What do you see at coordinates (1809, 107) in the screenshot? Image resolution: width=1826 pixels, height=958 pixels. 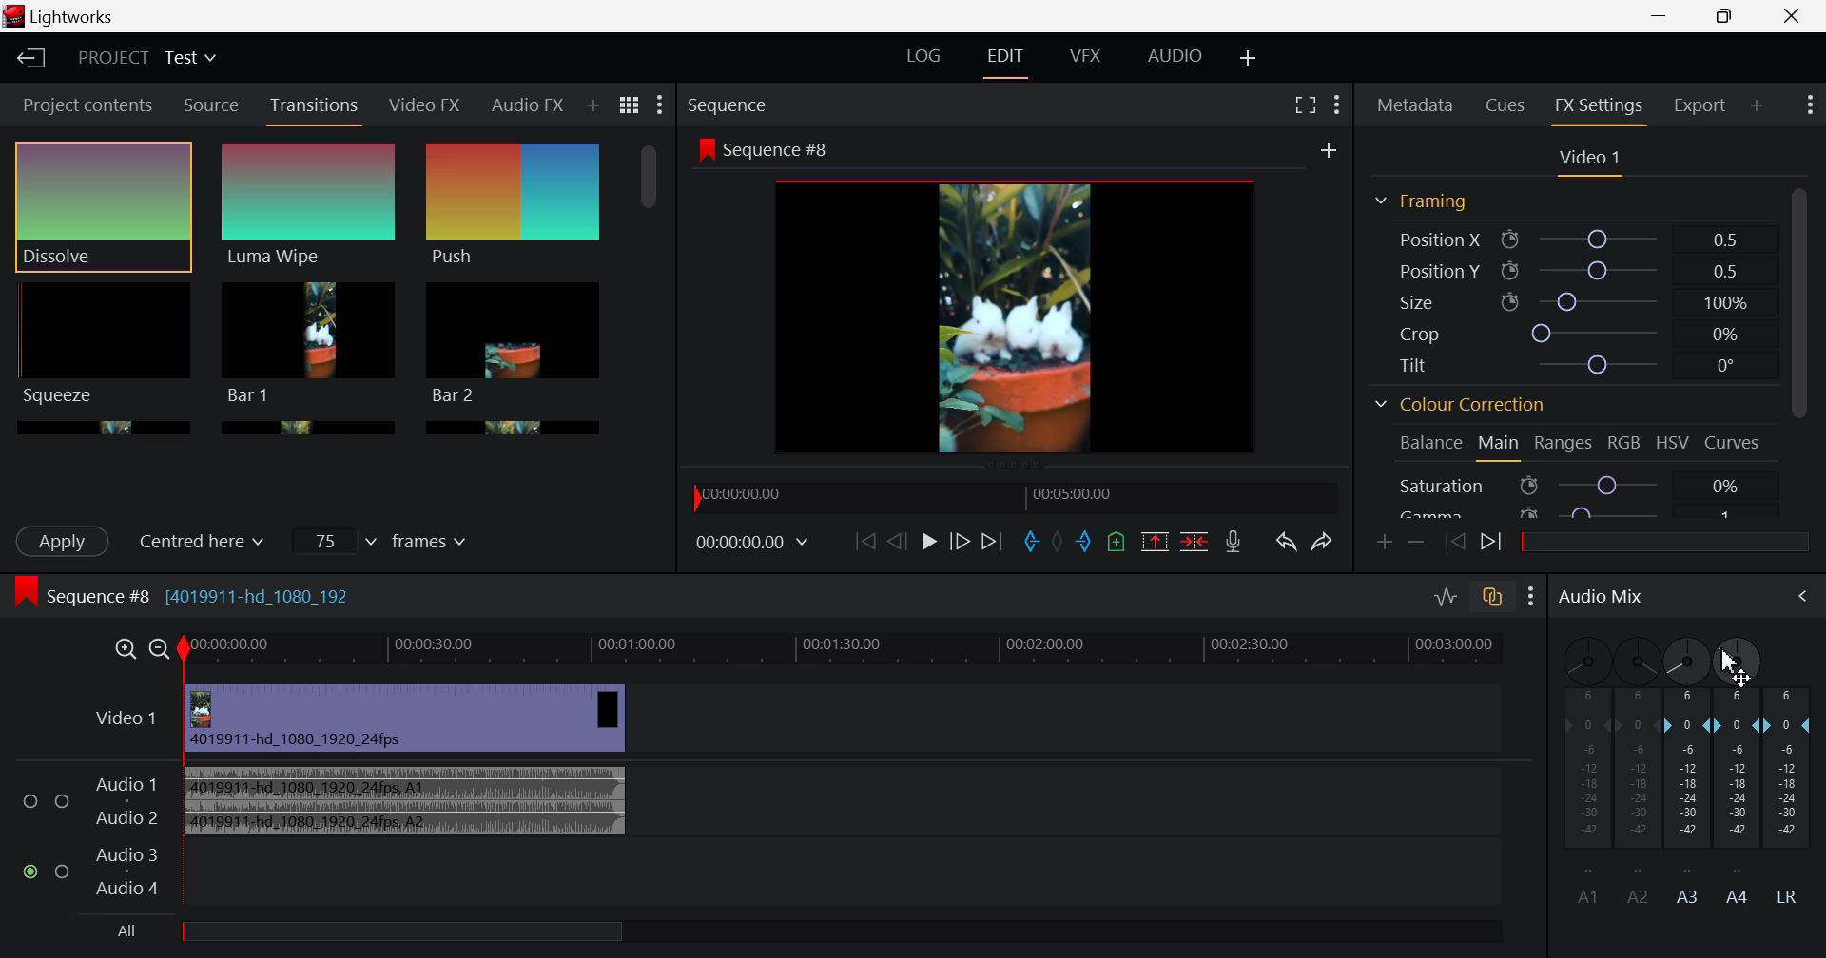 I see `Show Settings` at bounding box center [1809, 107].